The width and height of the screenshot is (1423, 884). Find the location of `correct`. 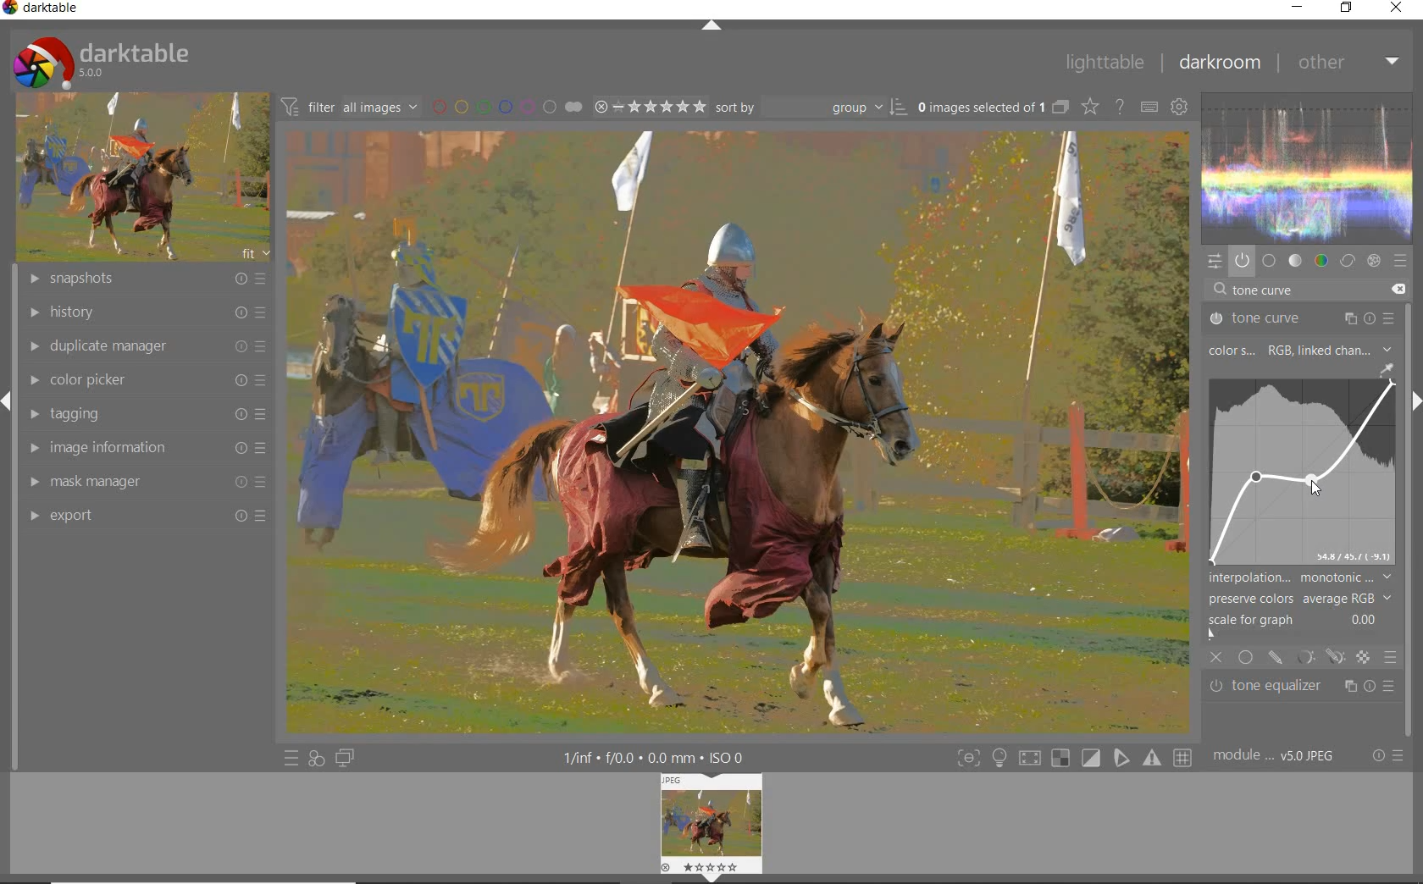

correct is located at coordinates (1348, 261).